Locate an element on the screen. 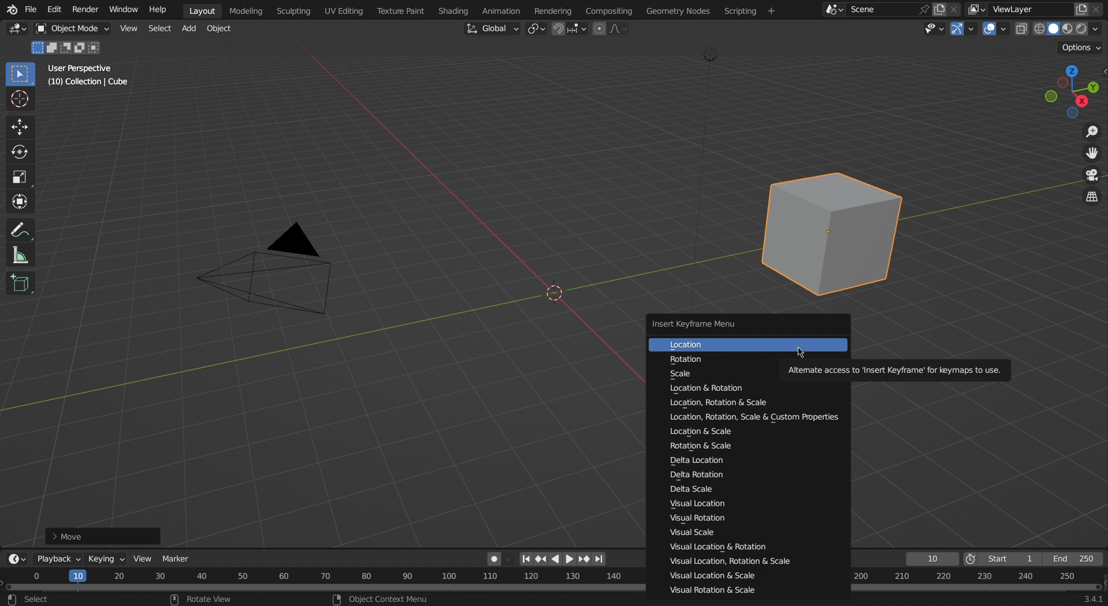 The height and width of the screenshot is (606, 1108). Last page is located at coordinates (601, 560).